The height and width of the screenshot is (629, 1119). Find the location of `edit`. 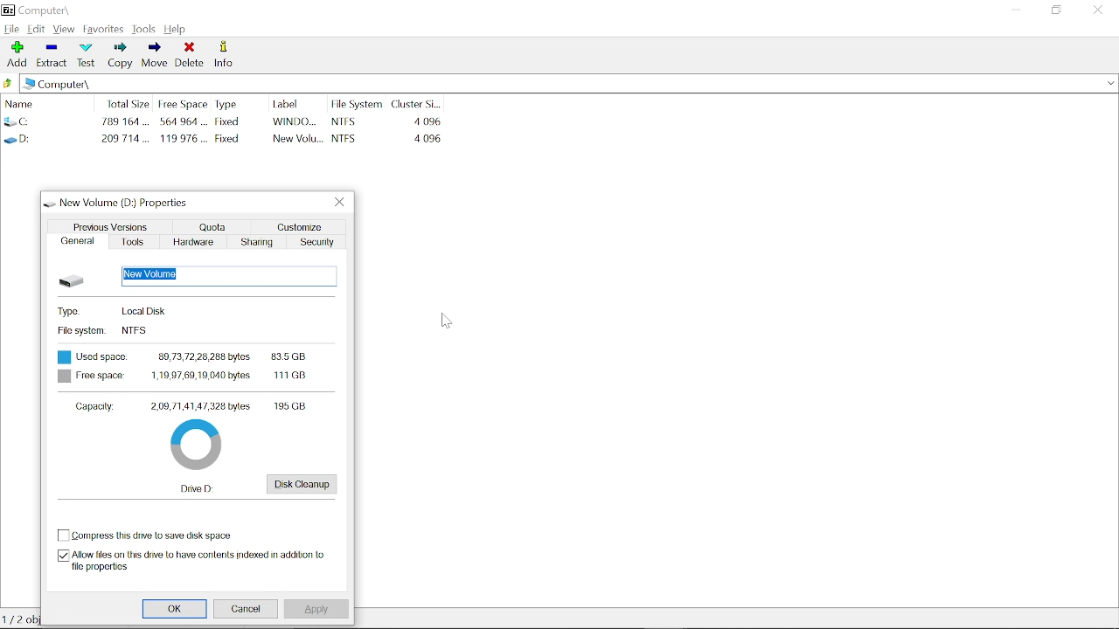

edit is located at coordinates (37, 28).